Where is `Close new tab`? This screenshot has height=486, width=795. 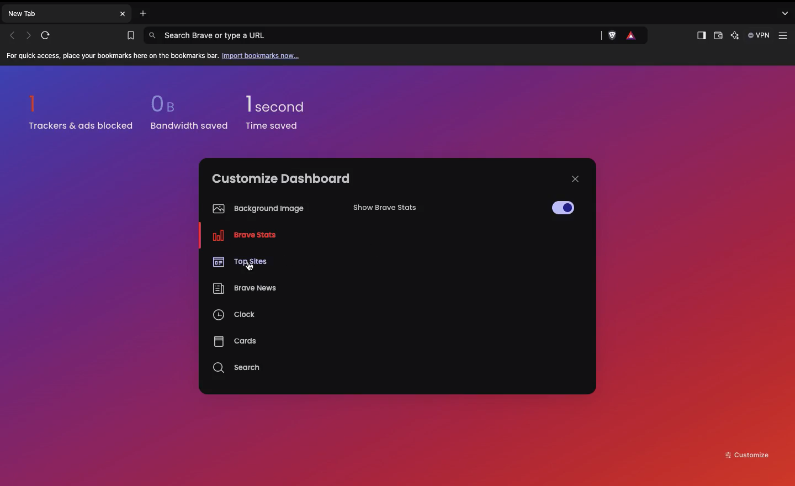 Close new tab is located at coordinates (123, 14).